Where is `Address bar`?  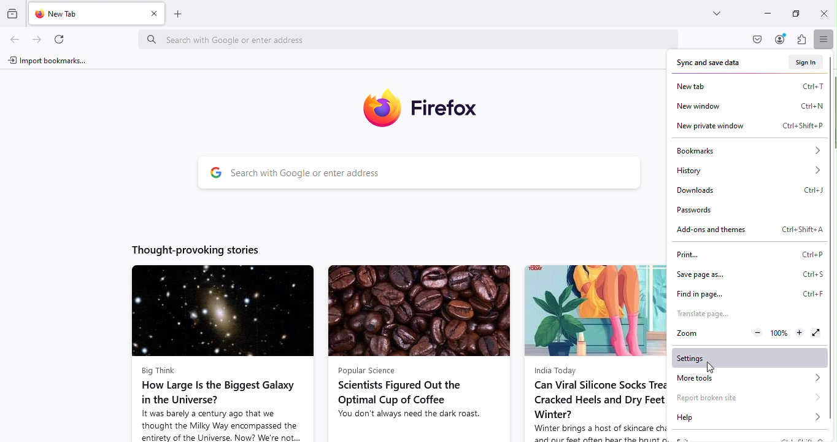
Address bar is located at coordinates (406, 40).